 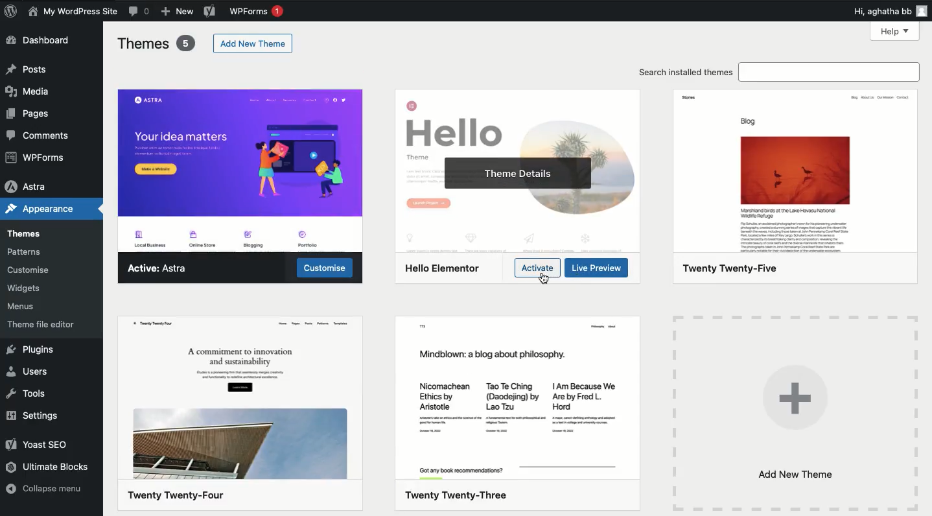 What do you see at coordinates (27, 184) in the screenshot?
I see `Astra` at bounding box center [27, 184].